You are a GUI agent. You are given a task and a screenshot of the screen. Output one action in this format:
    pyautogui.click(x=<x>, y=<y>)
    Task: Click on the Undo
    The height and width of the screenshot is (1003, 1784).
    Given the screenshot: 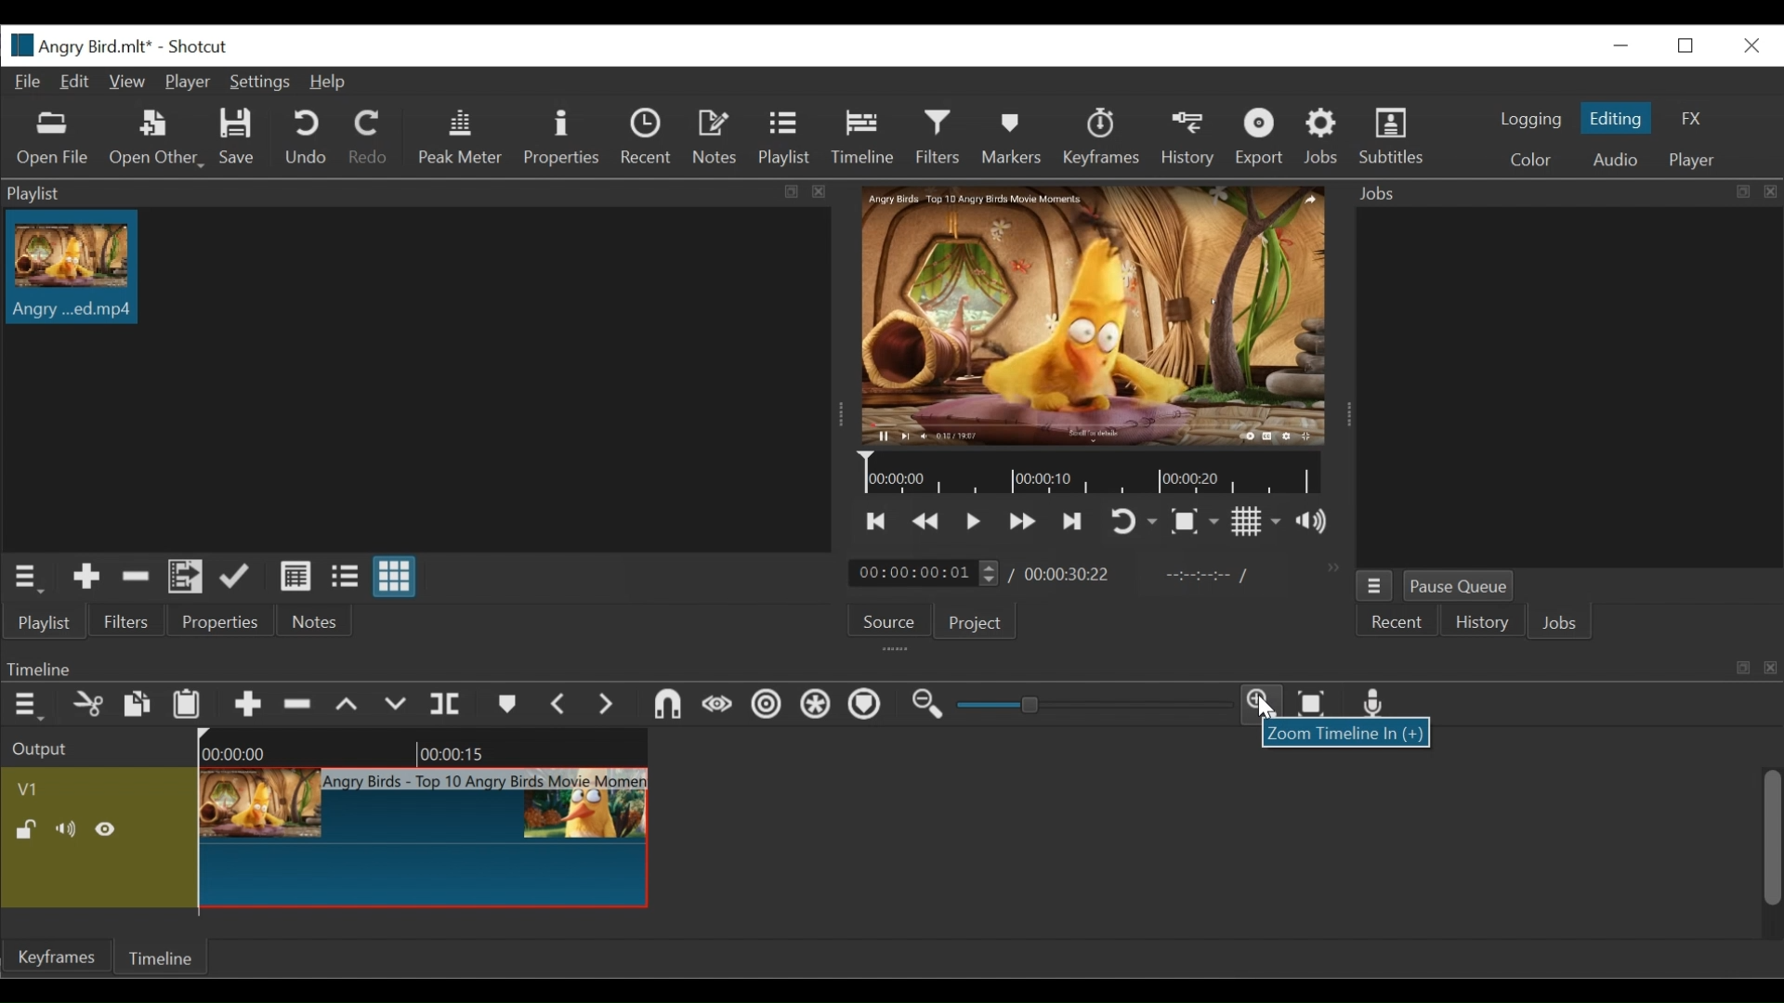 What is the action you would take?
    pyautogui.click(x=305, y=138)
    